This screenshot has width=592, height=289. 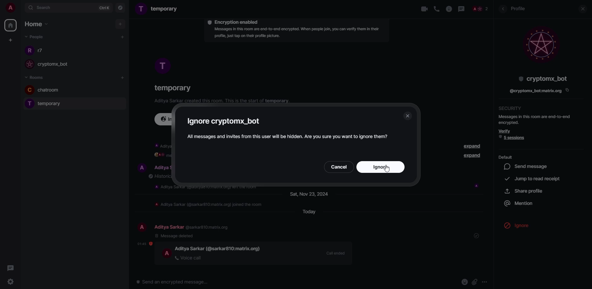 What do you see at coordinates (520, 230) in the screenshot?
I see `cursor` at bounding box center [520, 230].